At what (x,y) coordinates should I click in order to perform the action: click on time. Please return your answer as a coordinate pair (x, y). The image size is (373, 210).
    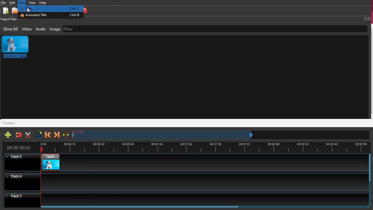
    Looking at the image, I should click on (204, 147).